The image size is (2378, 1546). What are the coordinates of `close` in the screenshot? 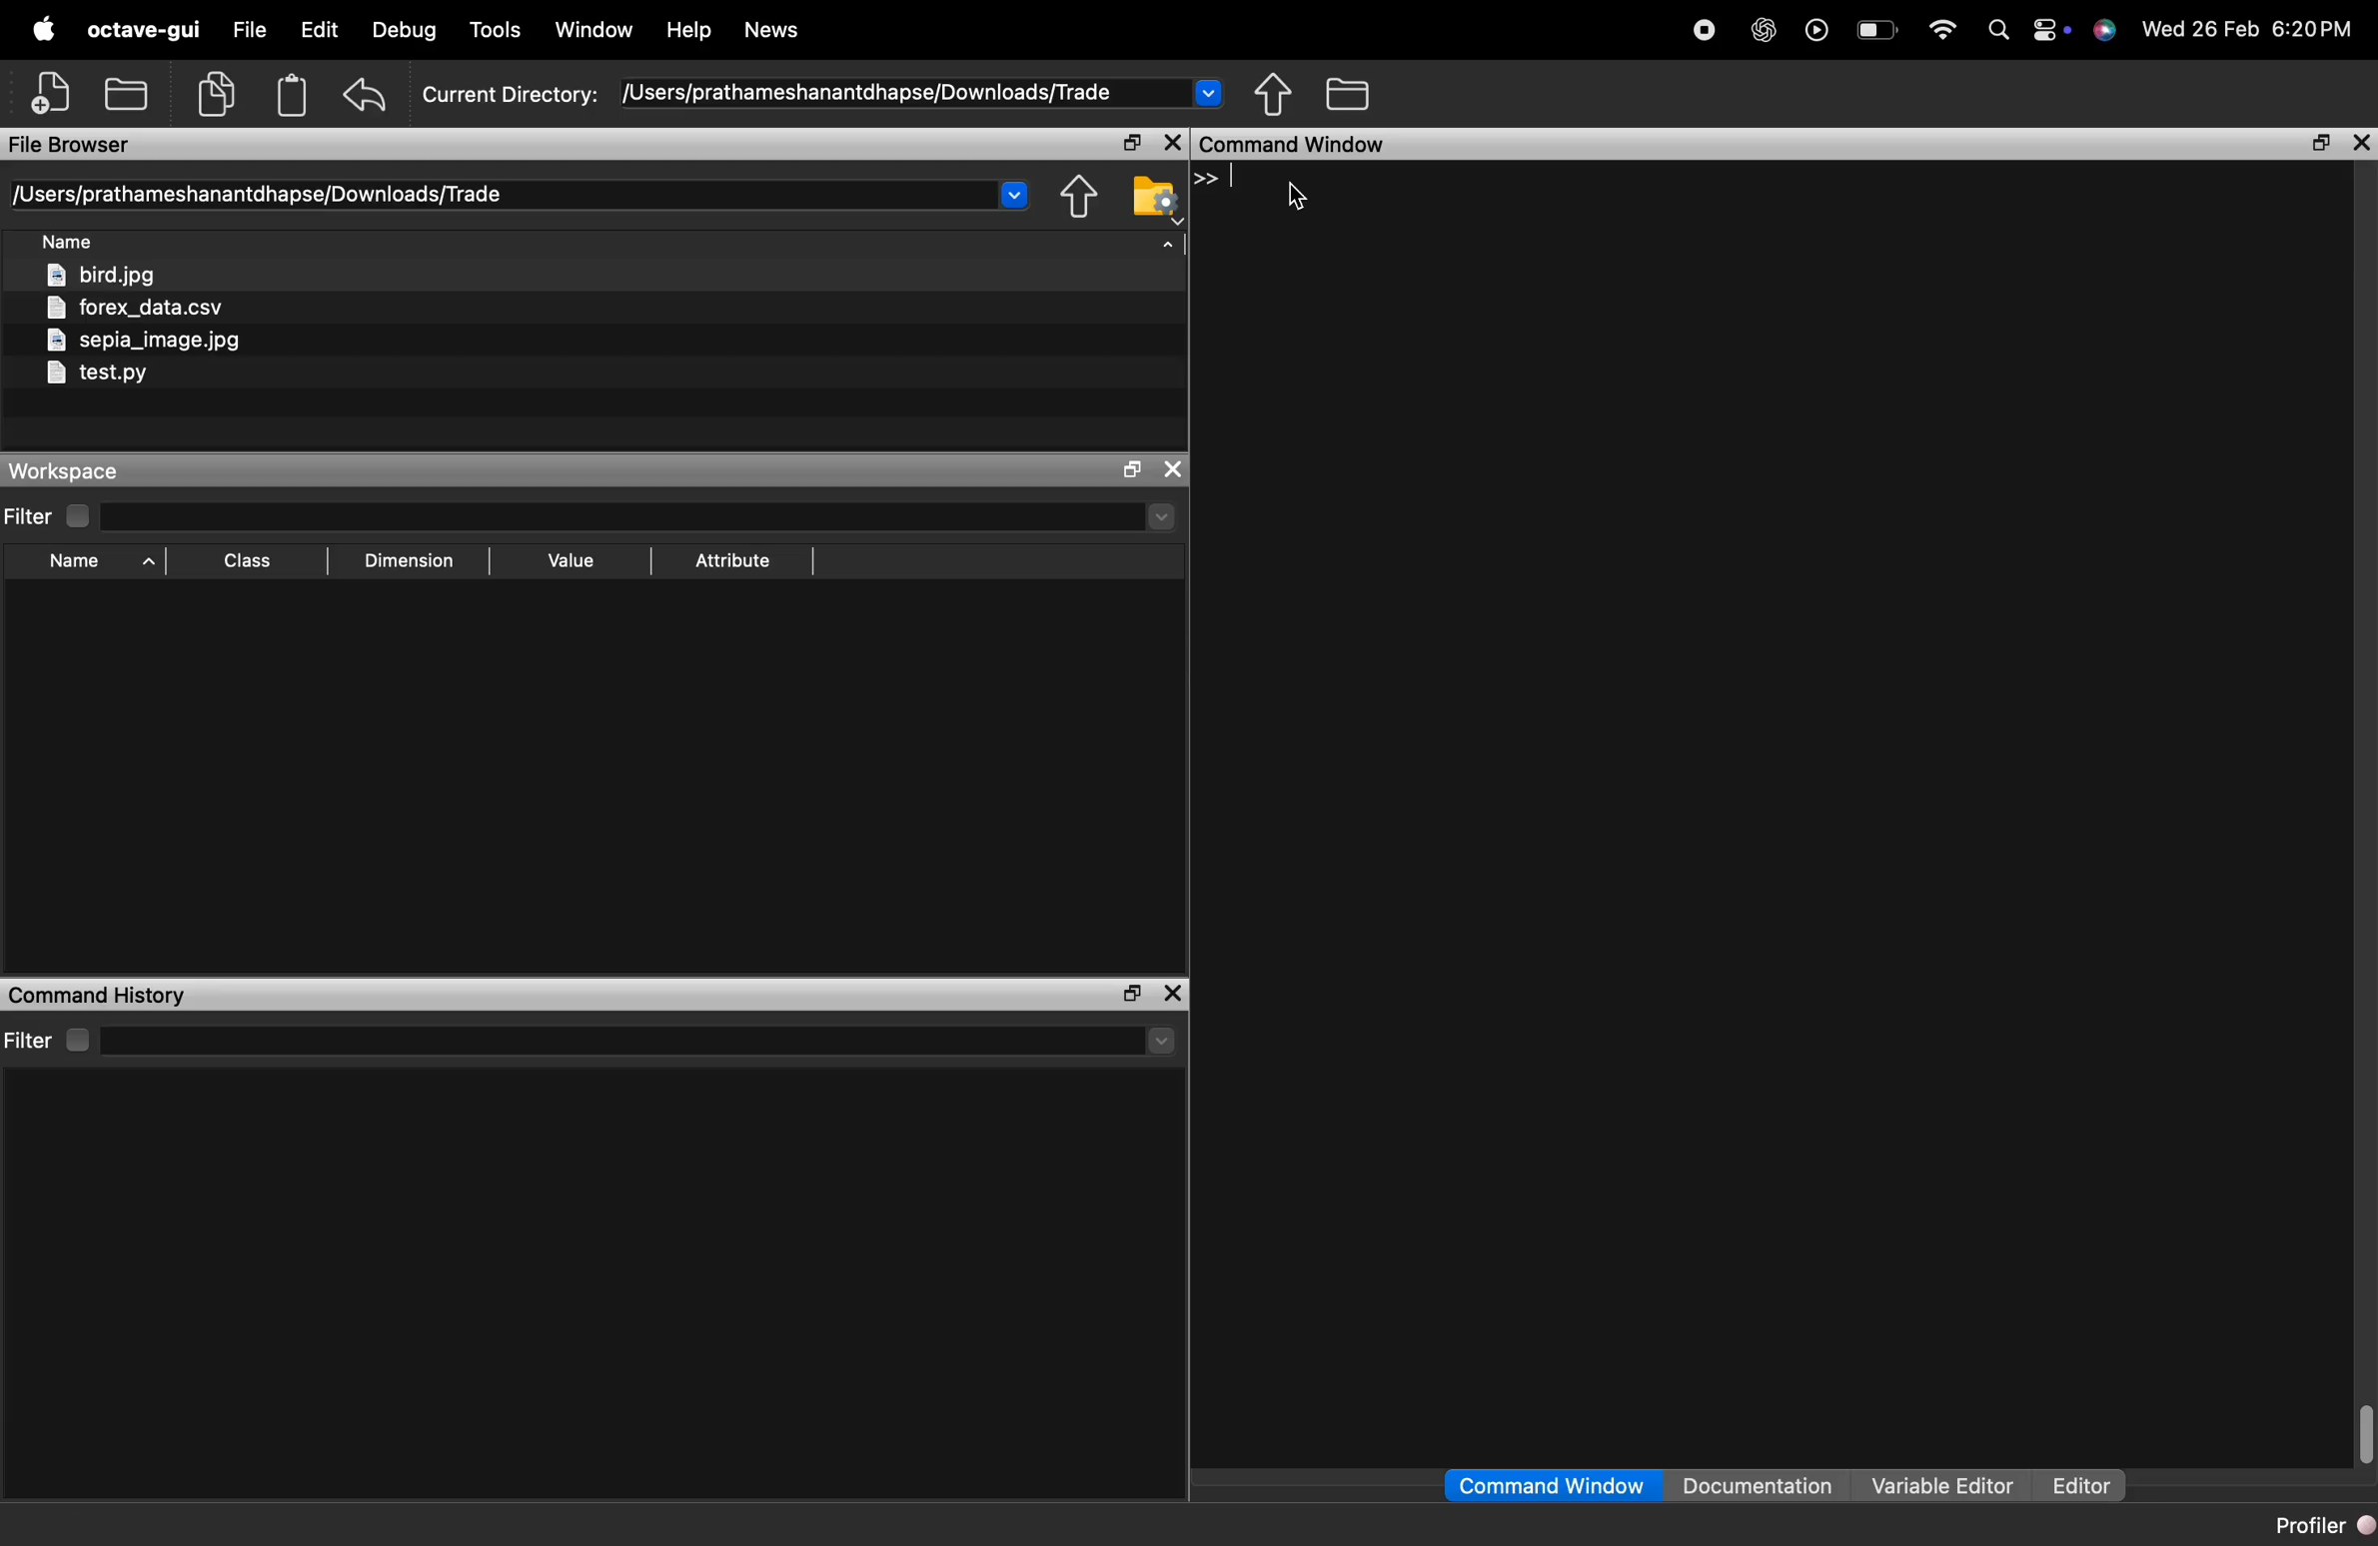 It's located at (1174, 469).